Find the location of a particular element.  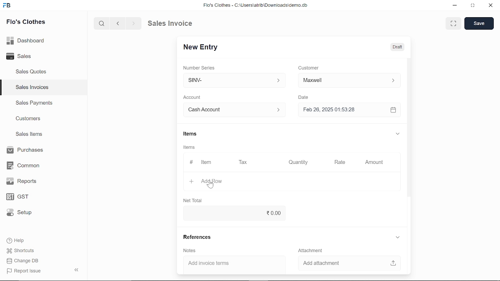

Amount is located at coordinates (374, 162).